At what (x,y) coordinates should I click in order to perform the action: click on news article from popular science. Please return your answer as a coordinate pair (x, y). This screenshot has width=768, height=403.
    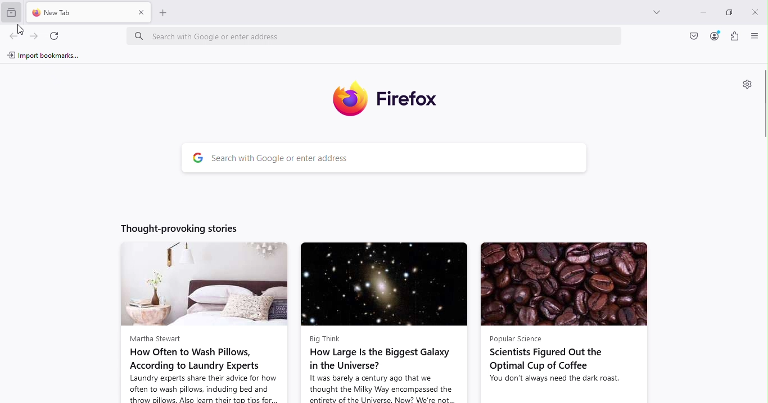
    Looking at the image, I should click on (567, 322).